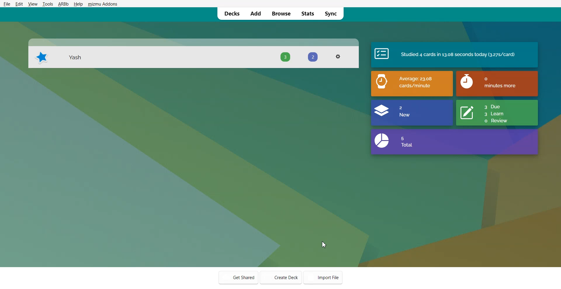 The image size is (561, 289). What do you see at coordinates (333, 13) in the screenshot?
I see `Sync` at bounding box center [333, 13].